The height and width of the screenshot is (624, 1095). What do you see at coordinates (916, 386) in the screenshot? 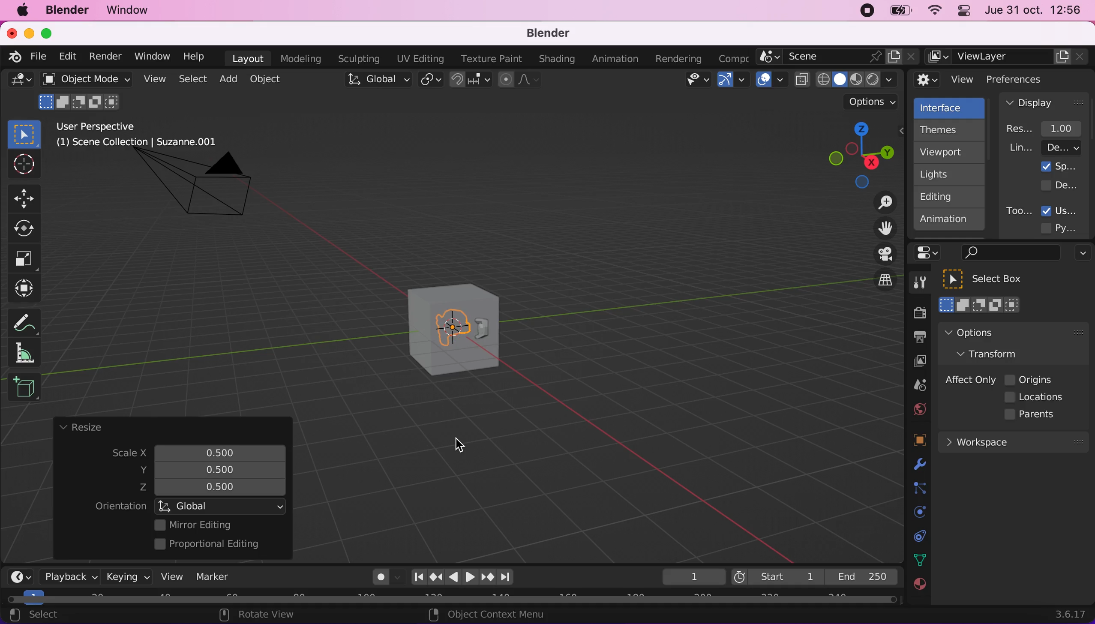
I see `scene` at bounding box center [916, 386].